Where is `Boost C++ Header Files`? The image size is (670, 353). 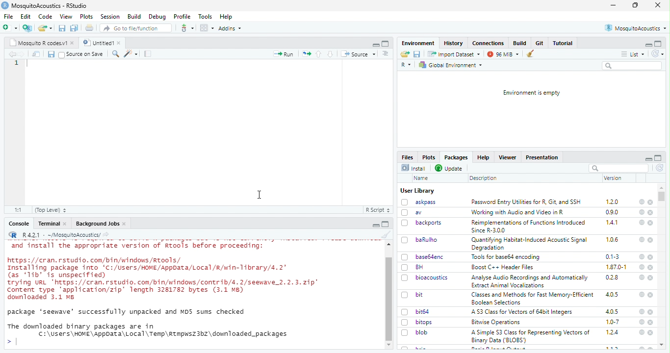 Boost C++ Header Files is located at coordinates (505, 267).